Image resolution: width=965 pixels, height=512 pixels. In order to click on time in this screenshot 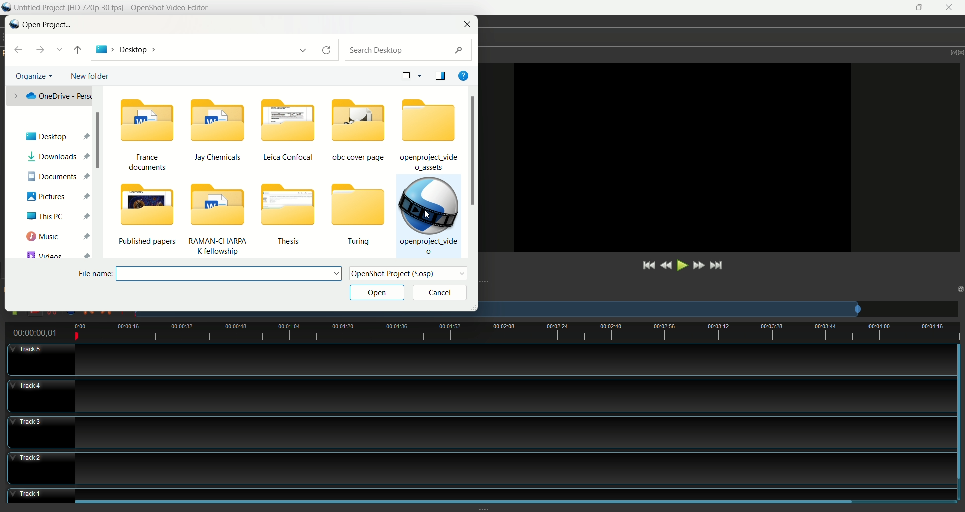, I will do `click(38, 333)`.